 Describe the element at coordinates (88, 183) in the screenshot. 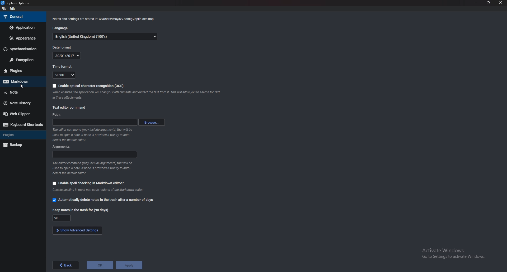

I see `Enable spell checking` at that location.